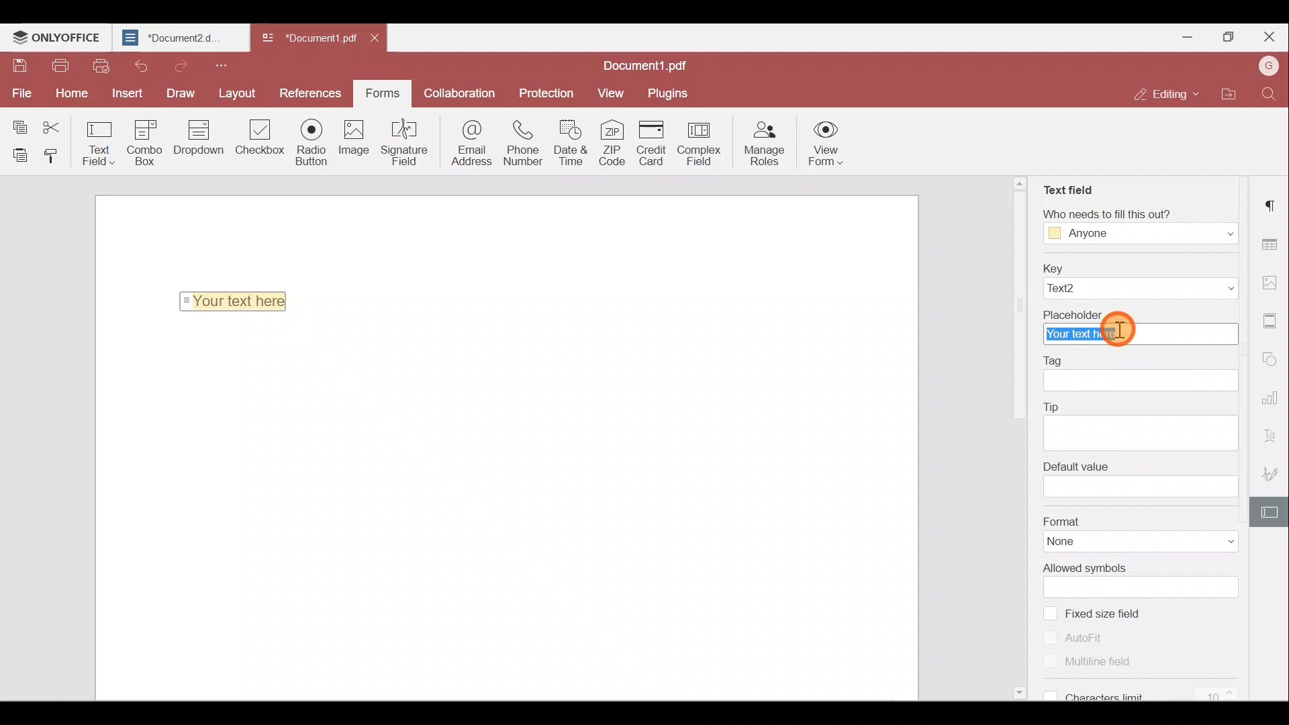  What do you see at coordinates (1268, 96) in the screenshot?
I see `Find` at bounding box center [1268, 96].